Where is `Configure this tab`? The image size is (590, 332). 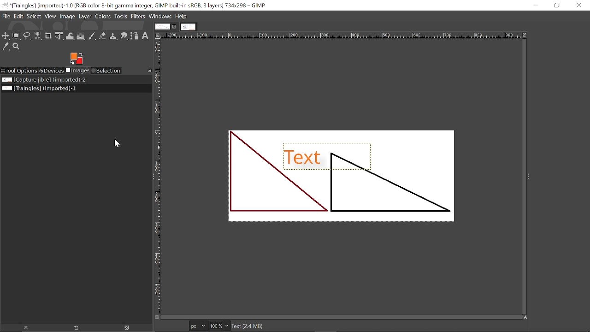
Configure this tab is located at coordinates (149, 70).